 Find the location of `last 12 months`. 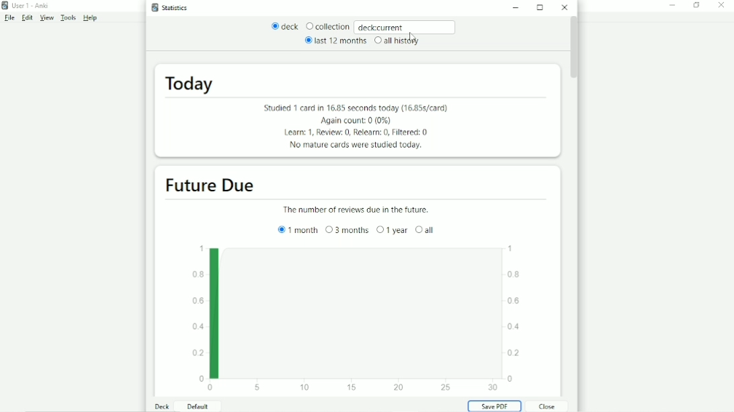

last 12 months is located at coordinates (333, 42).